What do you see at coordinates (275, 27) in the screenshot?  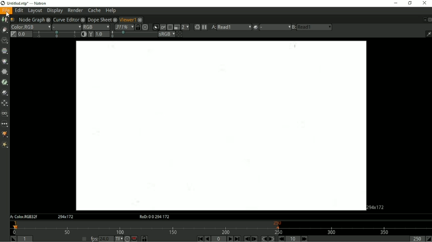 I see `menu` at bounding box center [275, 27].